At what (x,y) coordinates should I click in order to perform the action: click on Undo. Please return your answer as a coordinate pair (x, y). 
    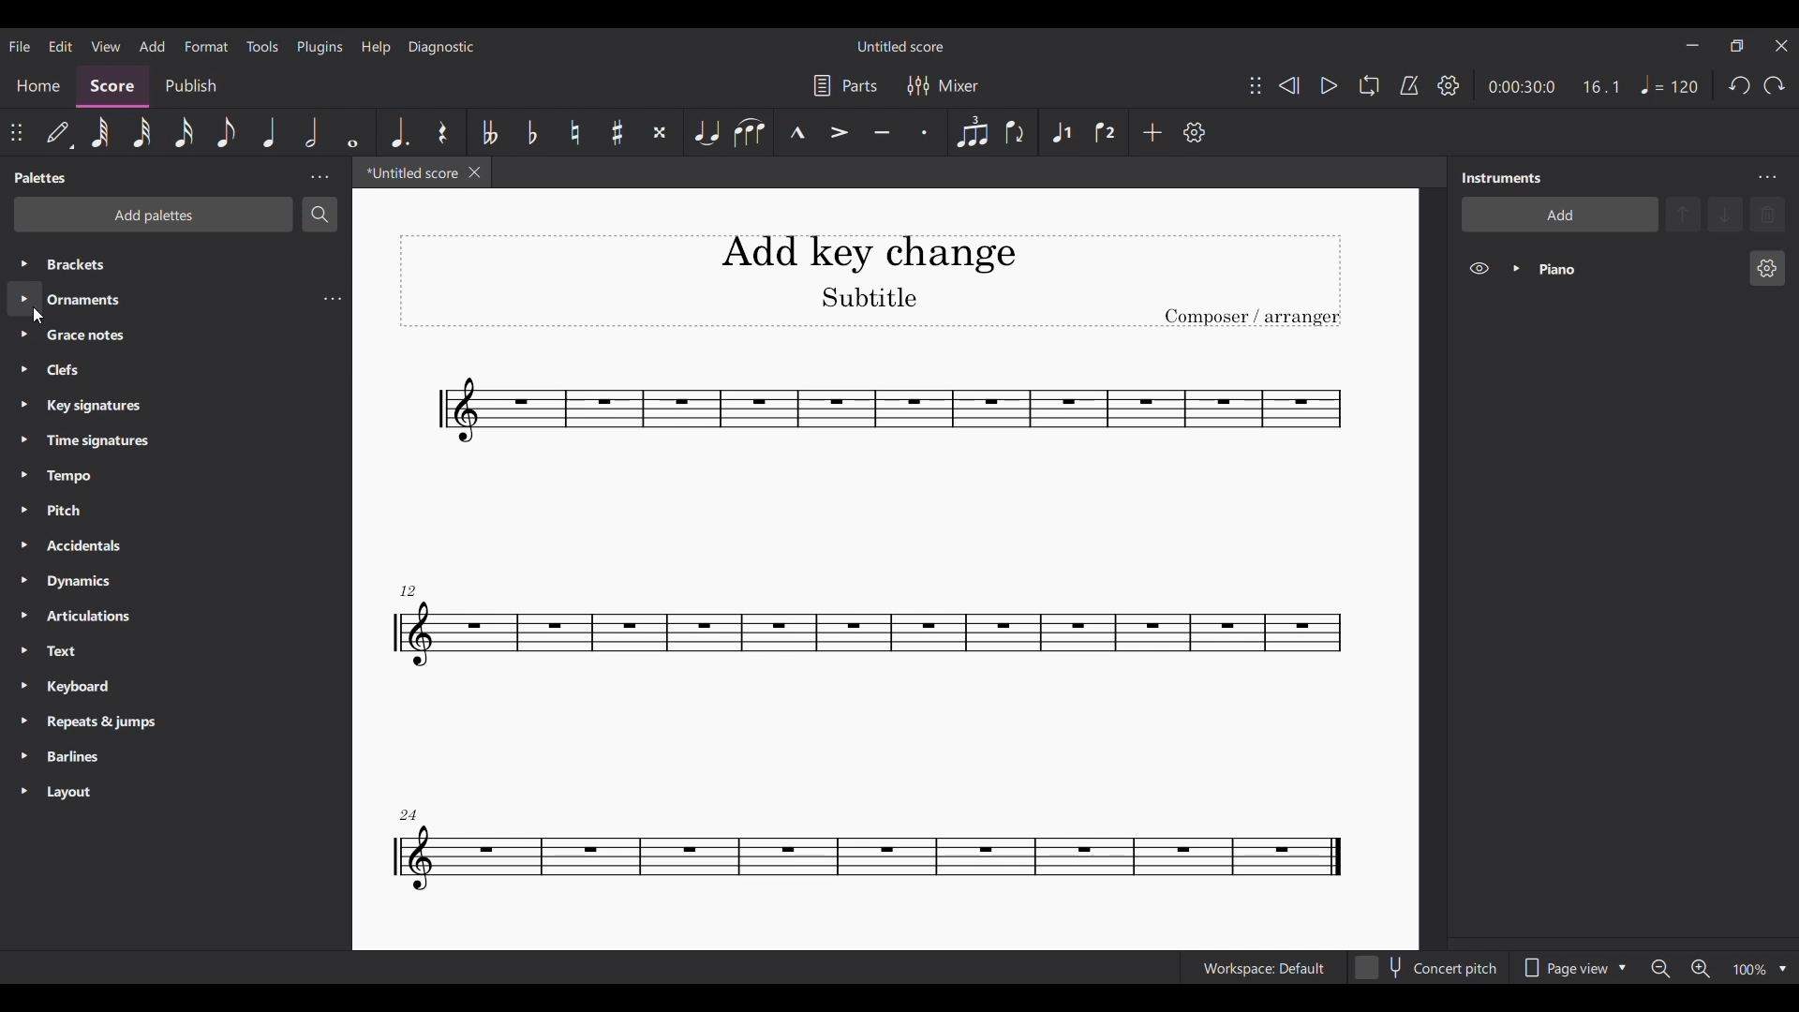
    Looking at the image, I should click on (1740, 86).